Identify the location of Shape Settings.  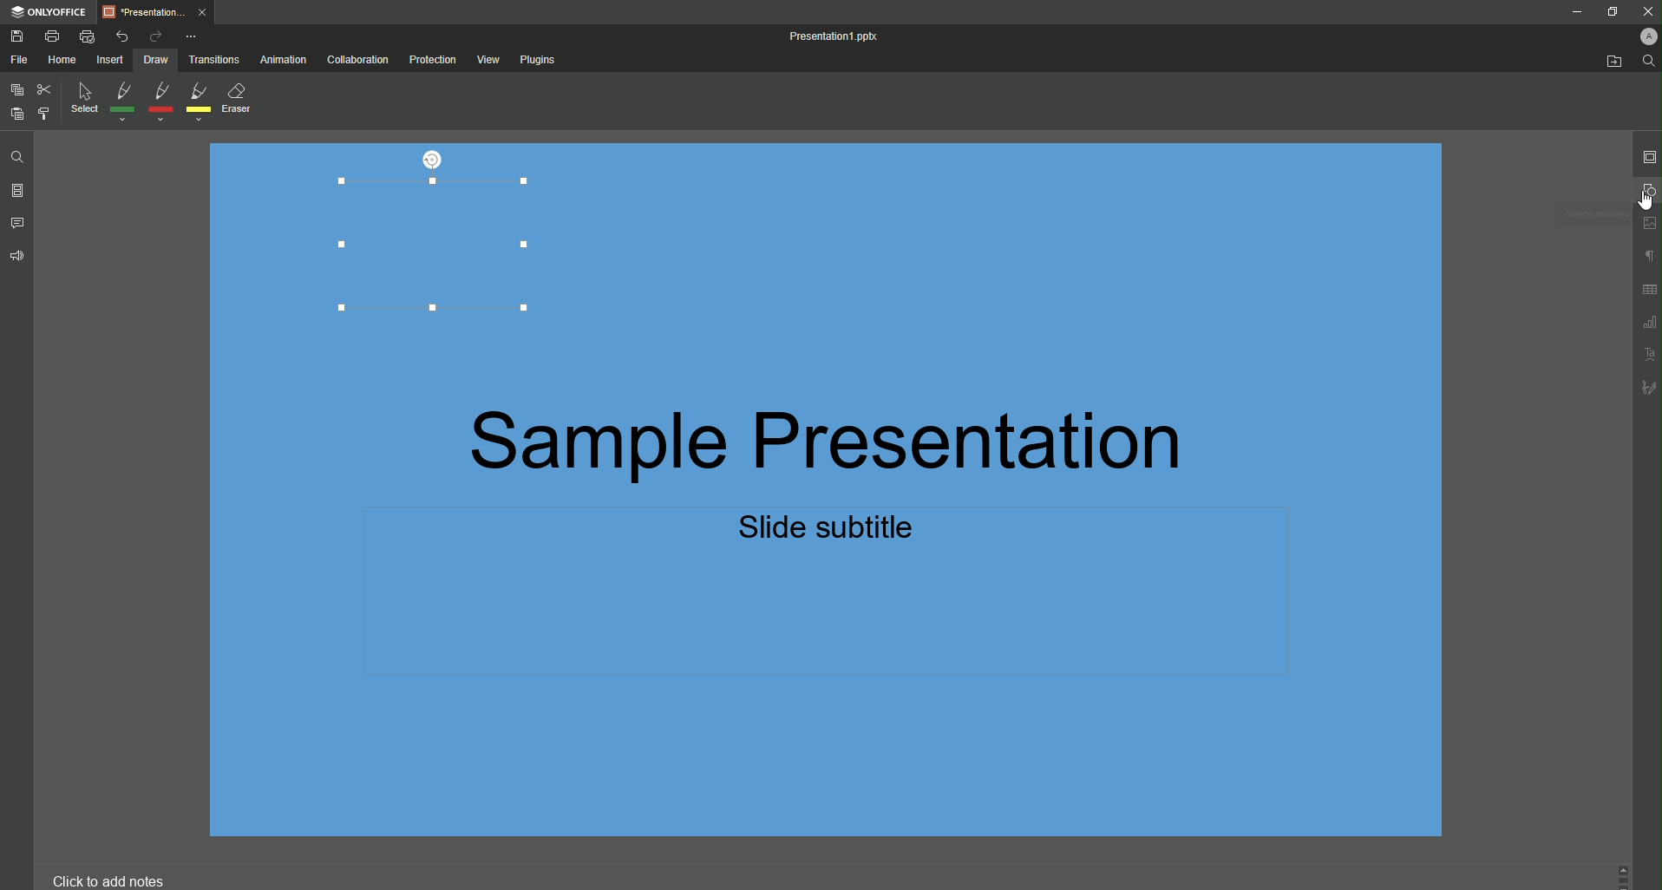
(1646, 190).